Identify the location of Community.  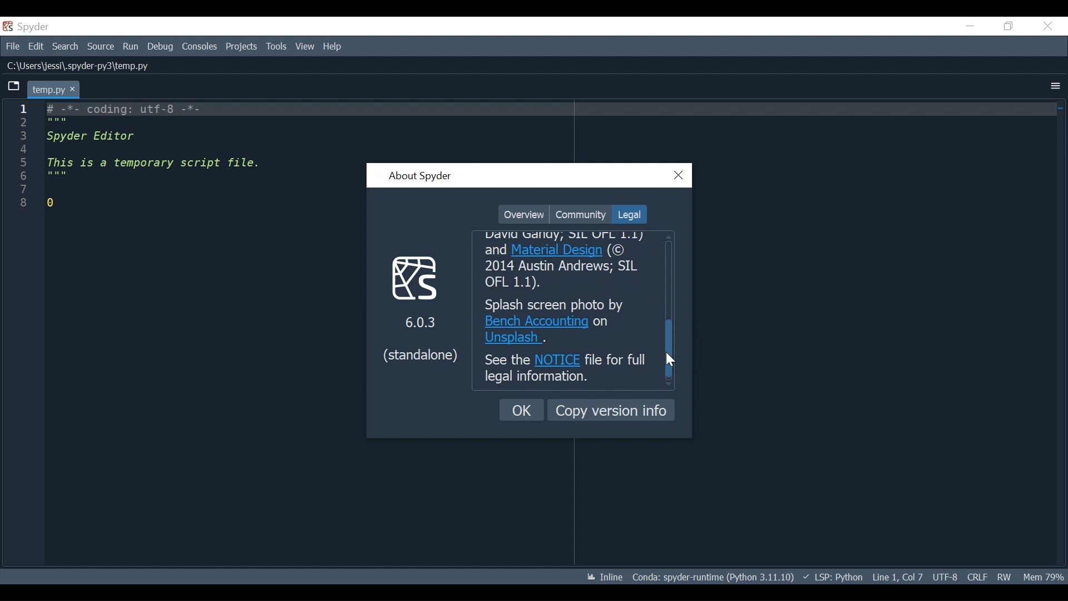
(580, 214).